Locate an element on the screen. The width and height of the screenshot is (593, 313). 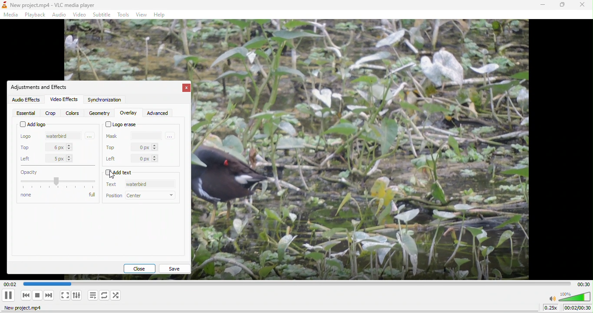
close is located at coordinates (184, 88).